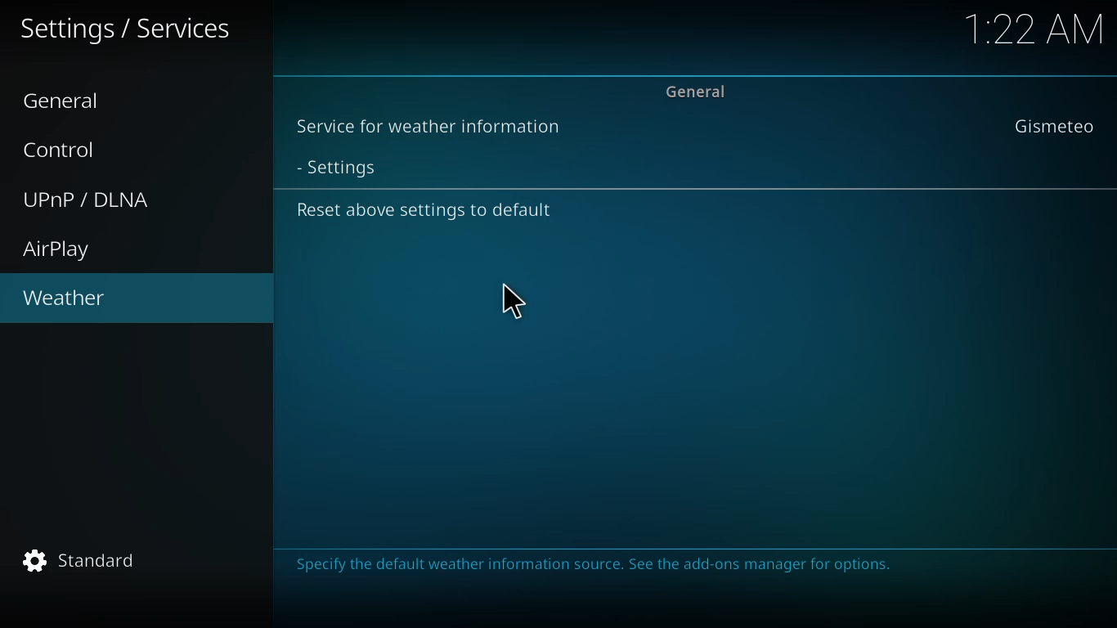  What do you see at coordinates (426, 210) in the screenshot?
I see `reset above settings` at bounding box center [426, 210].